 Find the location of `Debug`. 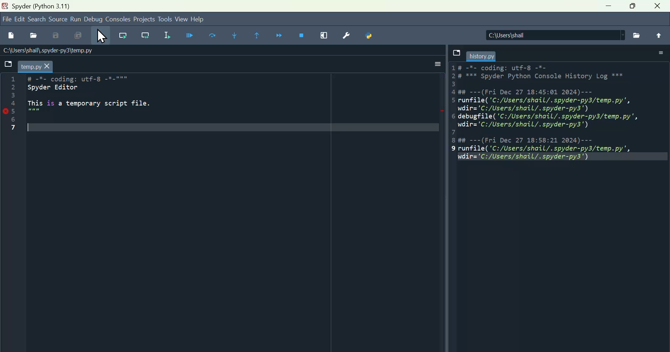

Debug is located at coordinates (94, 20).